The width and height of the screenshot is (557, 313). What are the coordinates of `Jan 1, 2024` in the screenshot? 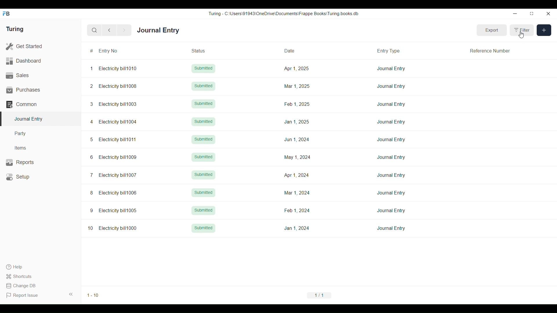 It's located at (296, 228).